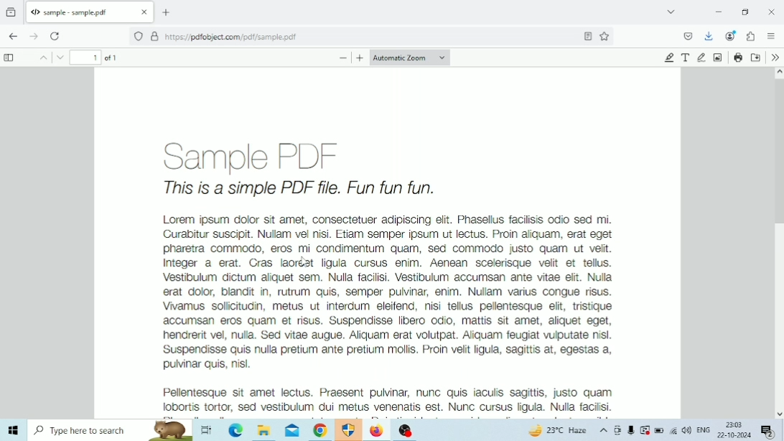 This screenshot has width=784, height=441. Describe the element at coordinates (768, 432) in the screenshot. I see `Notifications` at that location.